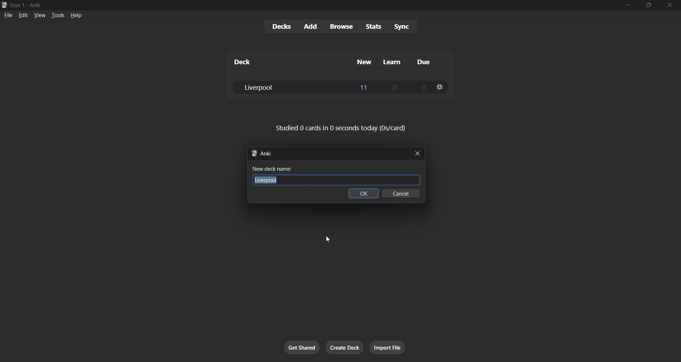 The width and height of the screenshot is (681, 362). Describe the element at coordinates (364, 61) in the screenshot. I see `new column` at that location.